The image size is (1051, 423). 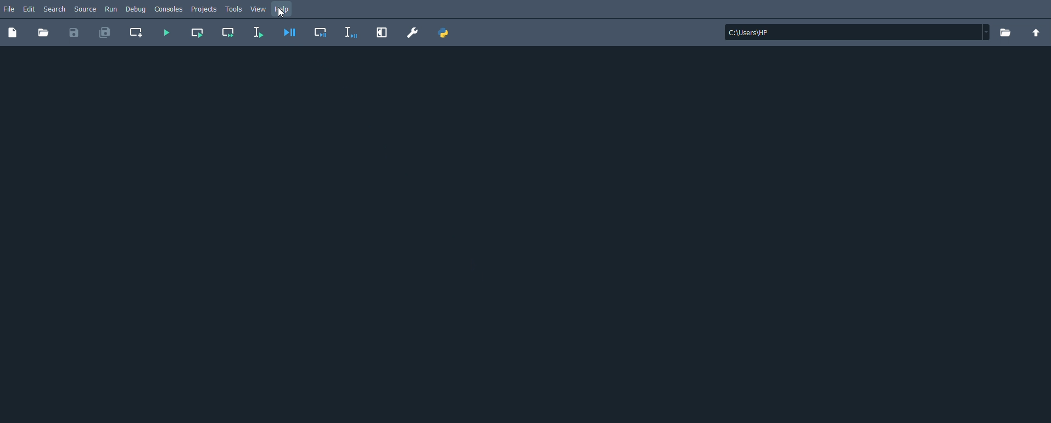 What do you see at coordinates (9, 8) in the screenshot?
I see `File` at bounding box center [9, 8].